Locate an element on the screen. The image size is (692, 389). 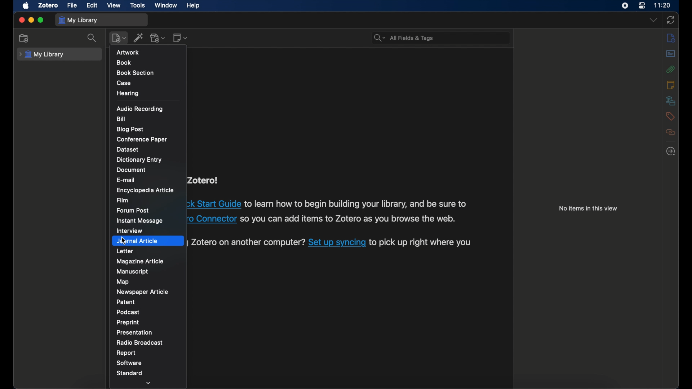
dropdown is located at coordinates (653, 19).